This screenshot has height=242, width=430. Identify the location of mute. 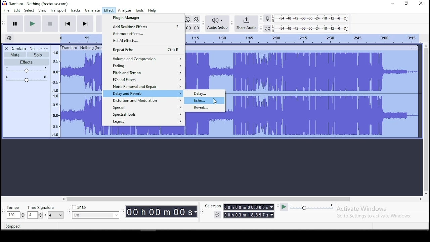
(15, 54).